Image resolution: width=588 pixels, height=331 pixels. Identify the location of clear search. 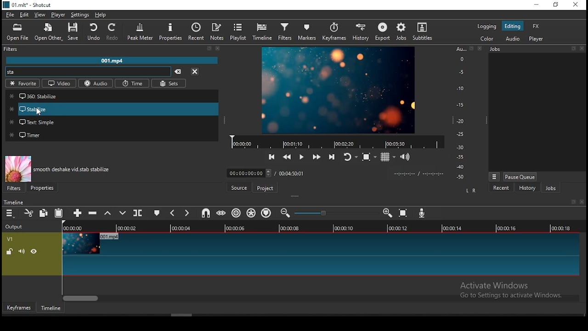
(209, 48).